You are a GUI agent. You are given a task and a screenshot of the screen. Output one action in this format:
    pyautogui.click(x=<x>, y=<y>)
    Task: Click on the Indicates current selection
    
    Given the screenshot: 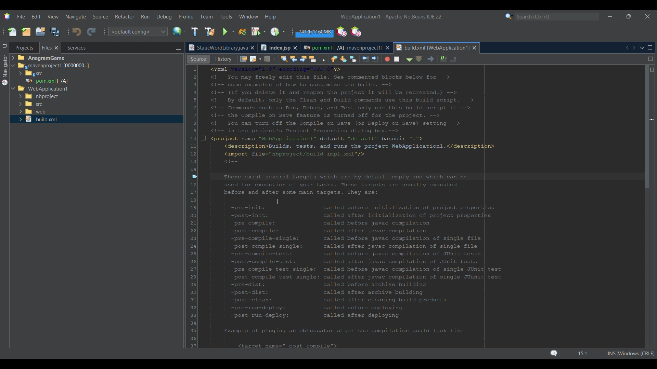 What is the action you would take?
    pyautogui.click(x=201, y=135)
    